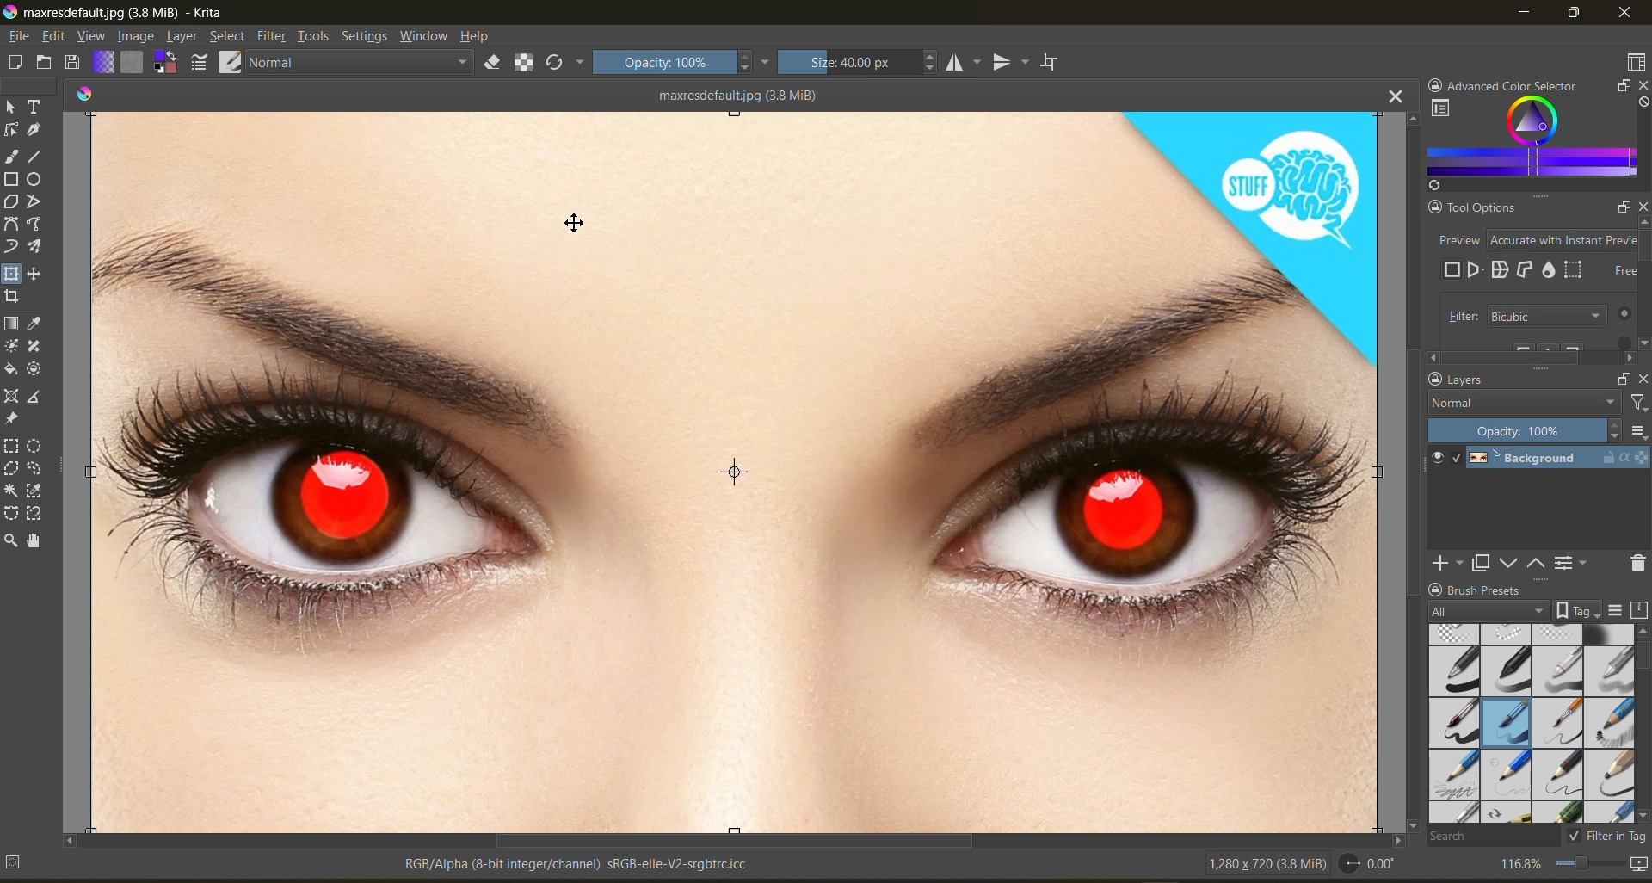 The image size is (1652, 883). I want to click on tool, so click(10, 420).